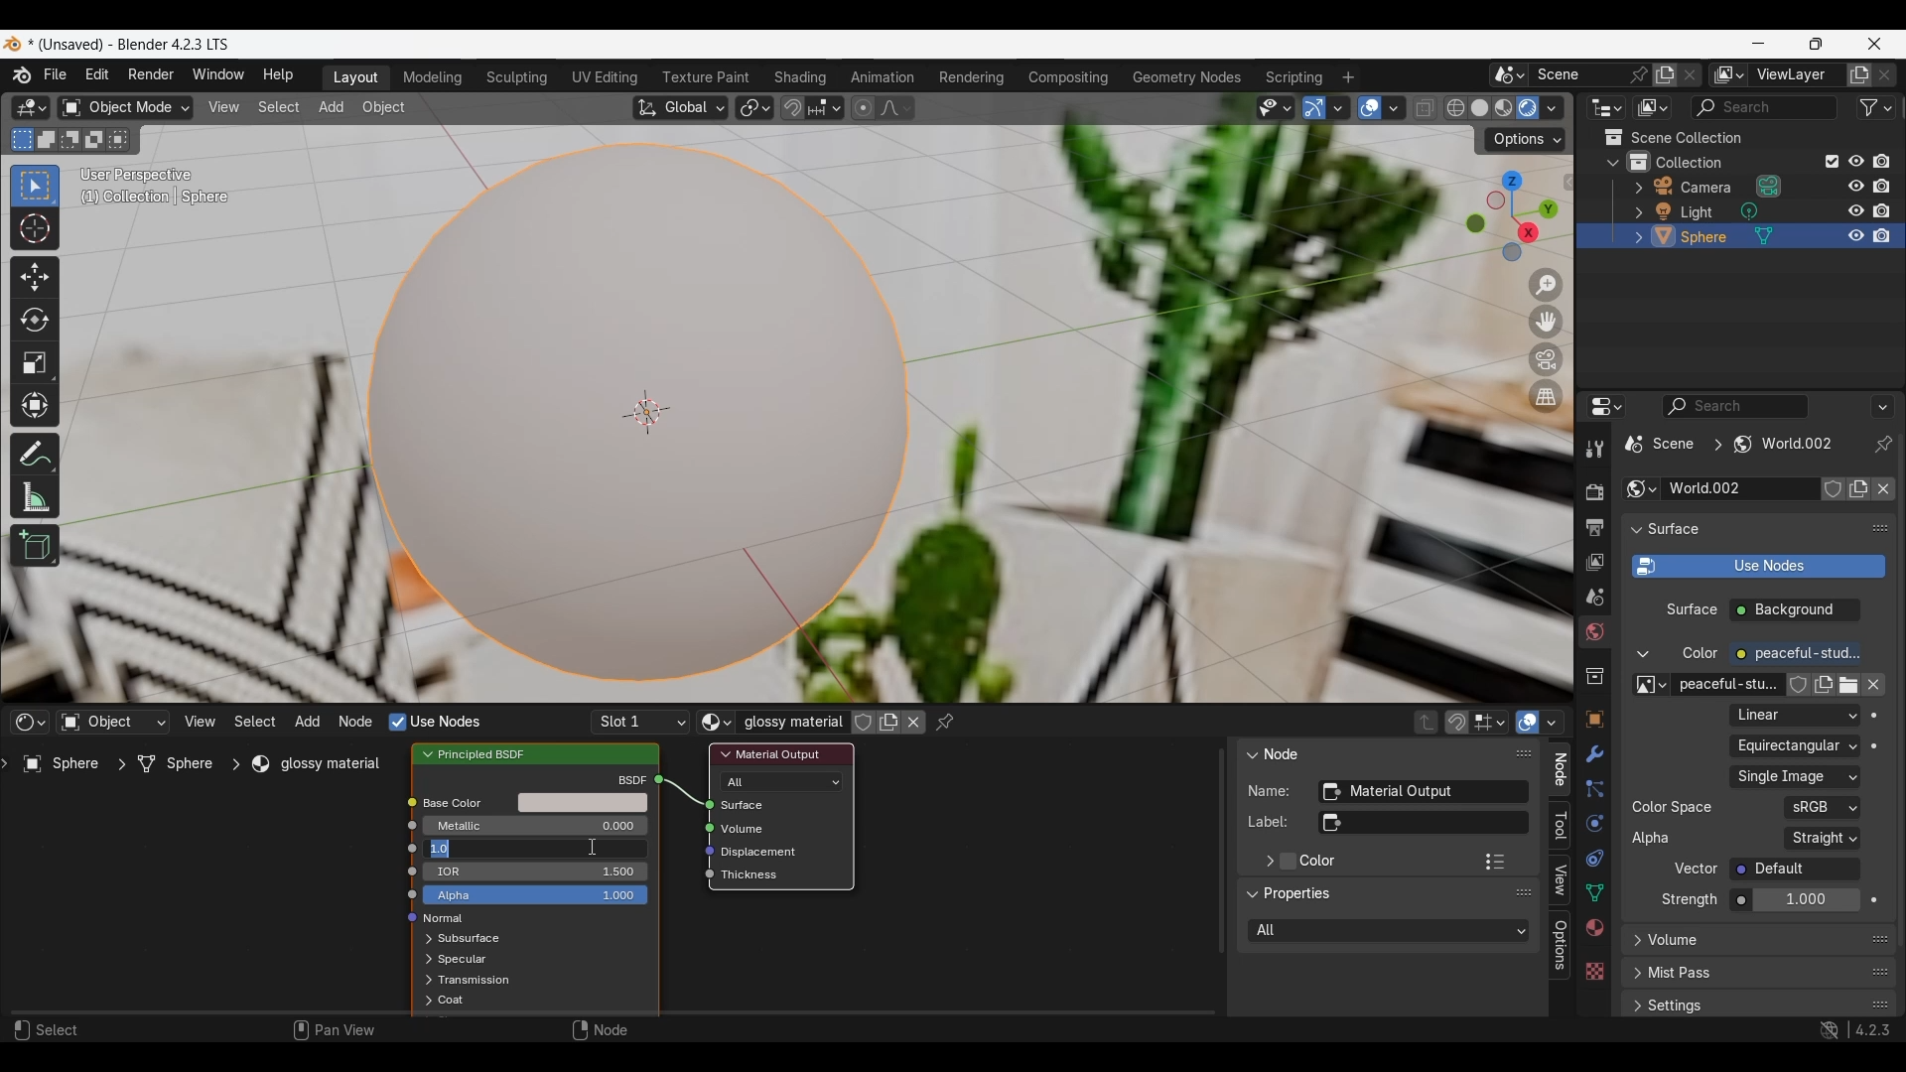  I want to click on expand respective scenes, so click(1634, 1006).